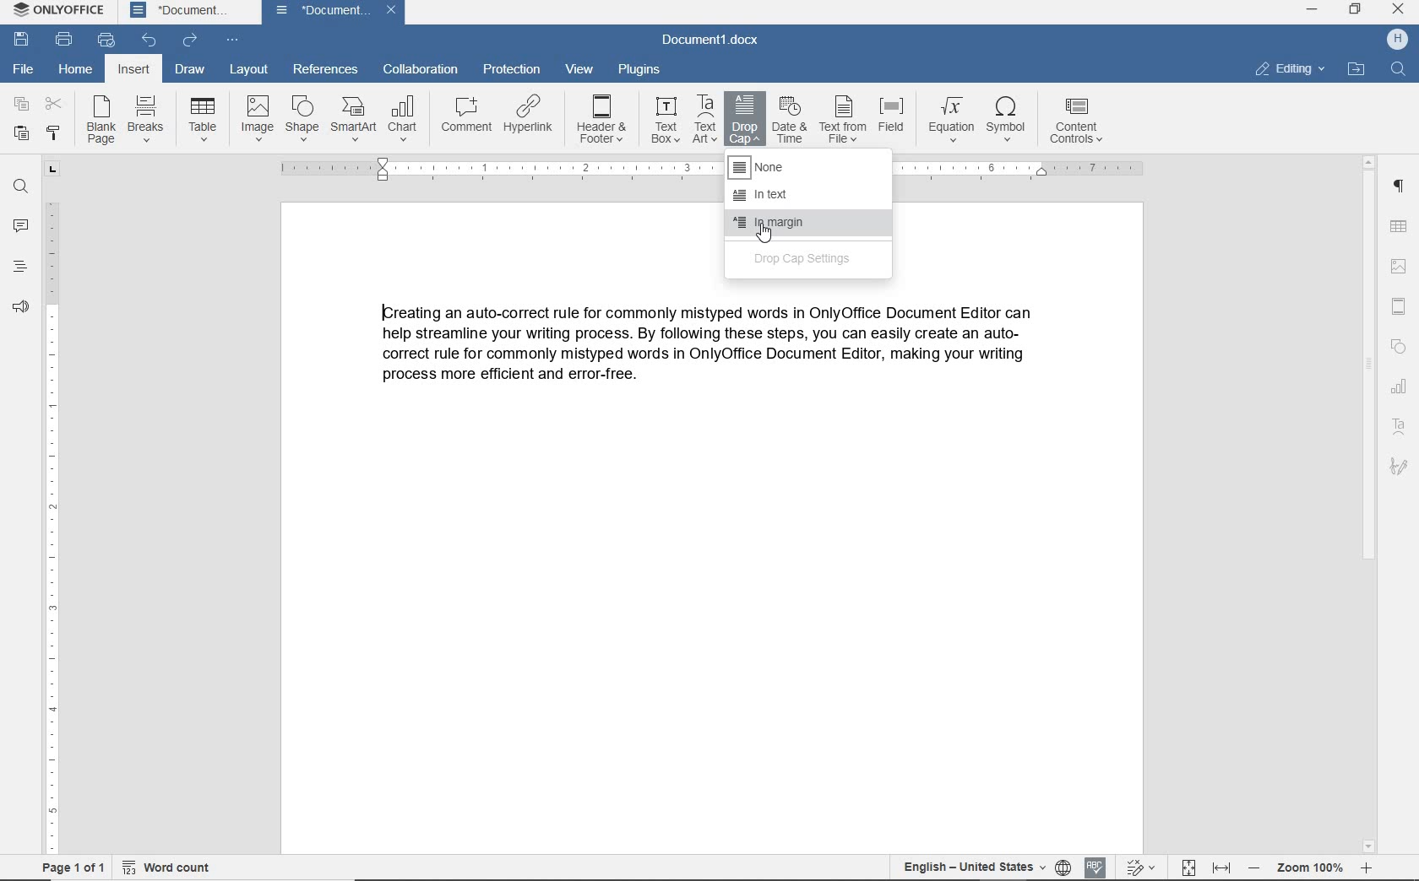 The image size is (1419, 881). I want to click on insert, so click(135, 68).